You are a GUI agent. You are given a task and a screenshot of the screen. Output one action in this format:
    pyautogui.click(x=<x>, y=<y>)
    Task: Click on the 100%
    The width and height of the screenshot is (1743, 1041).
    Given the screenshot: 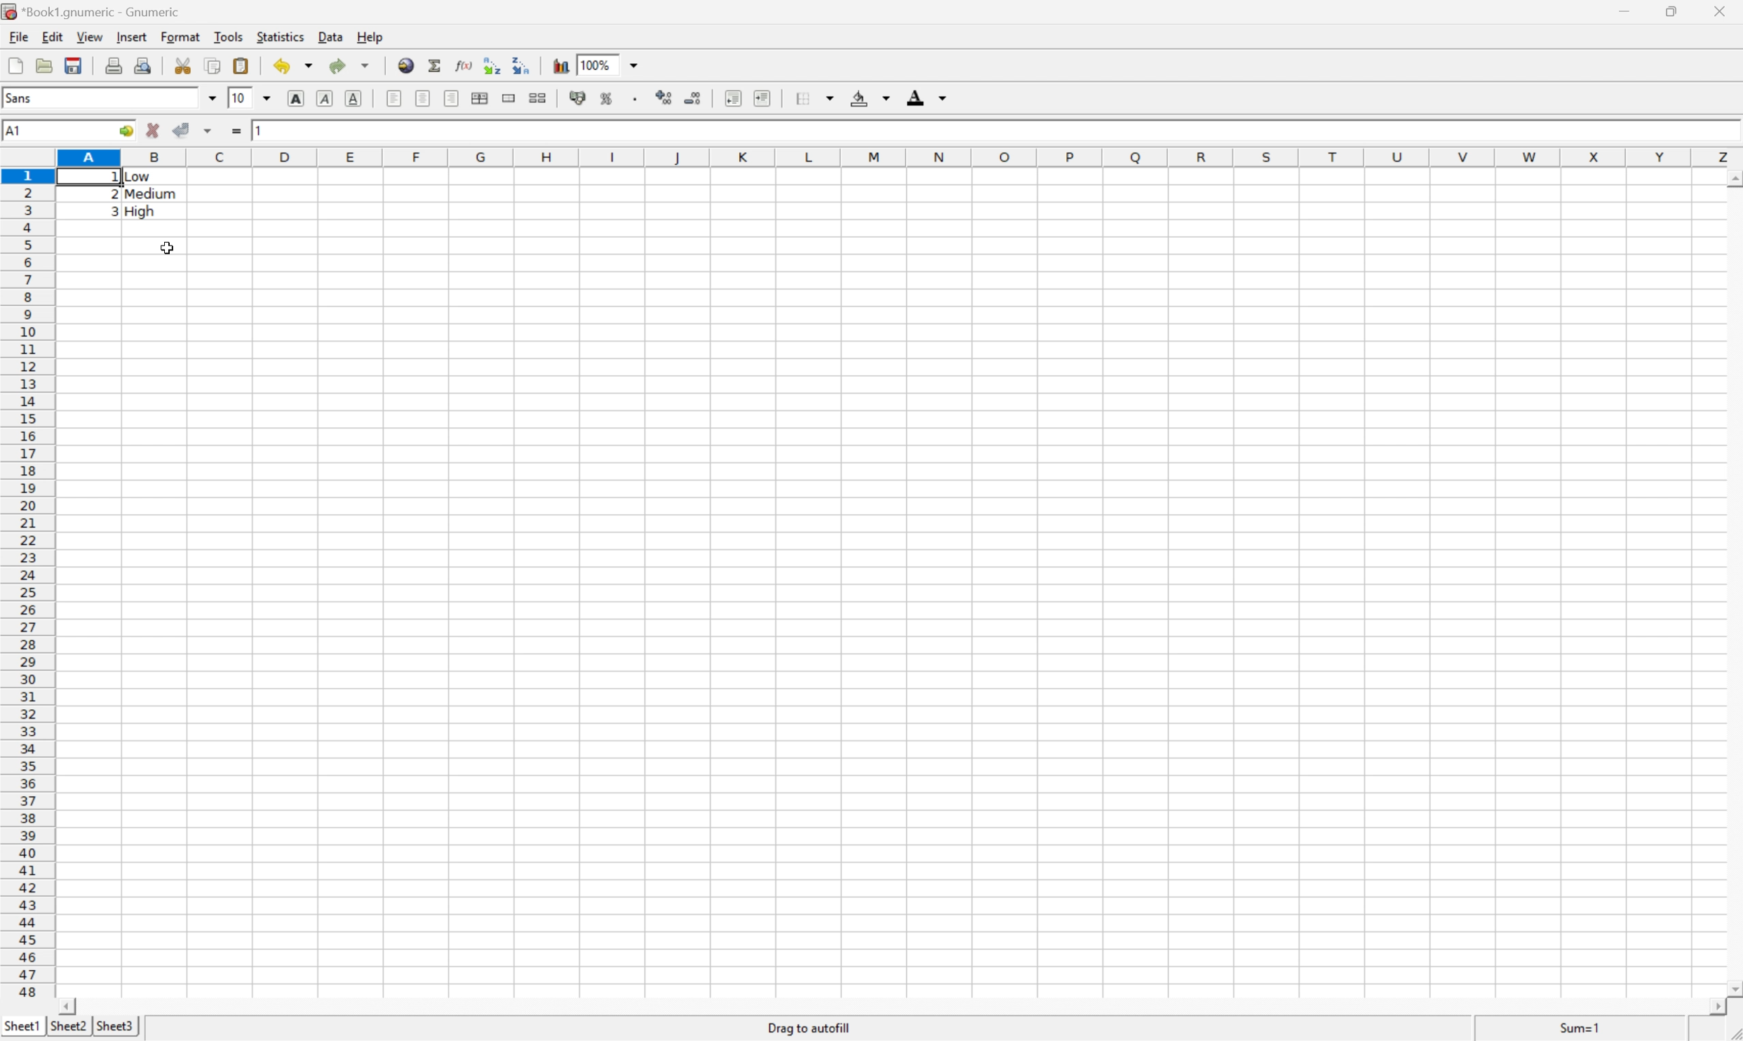 What is the action you would take?
    pyautogui.click(x=598, y=64)
    